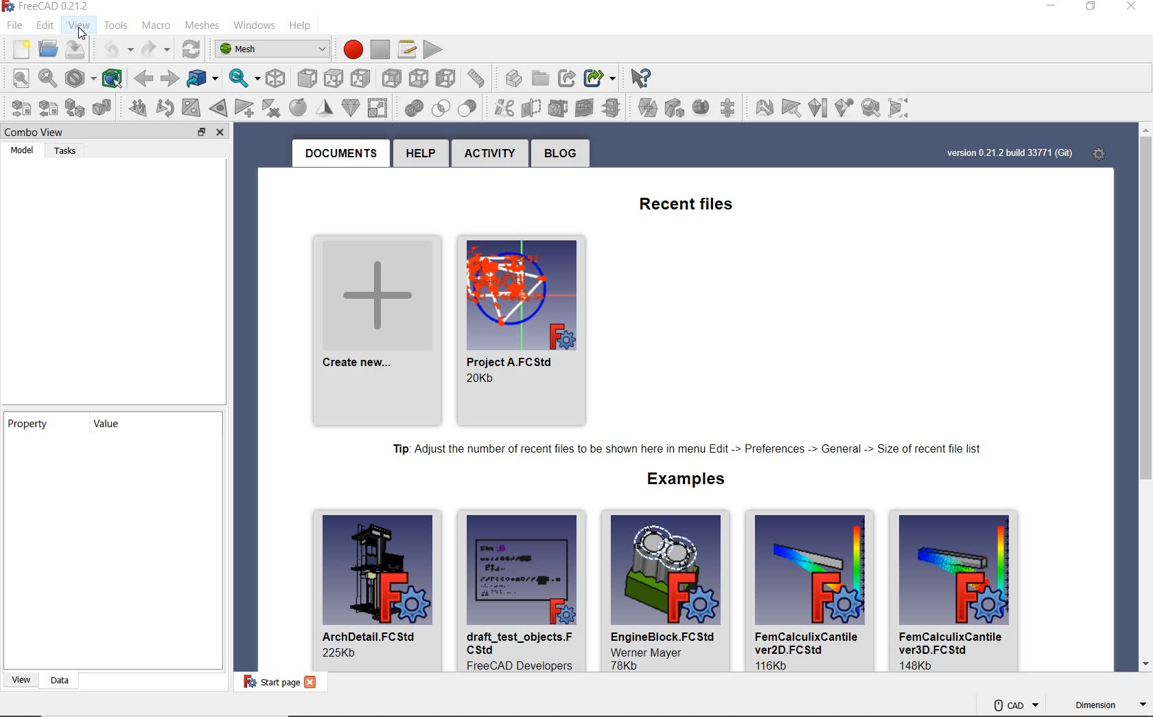 The width and height of the screenshot is (1153, 717). I want to click on restore down, so click(1093, 8).